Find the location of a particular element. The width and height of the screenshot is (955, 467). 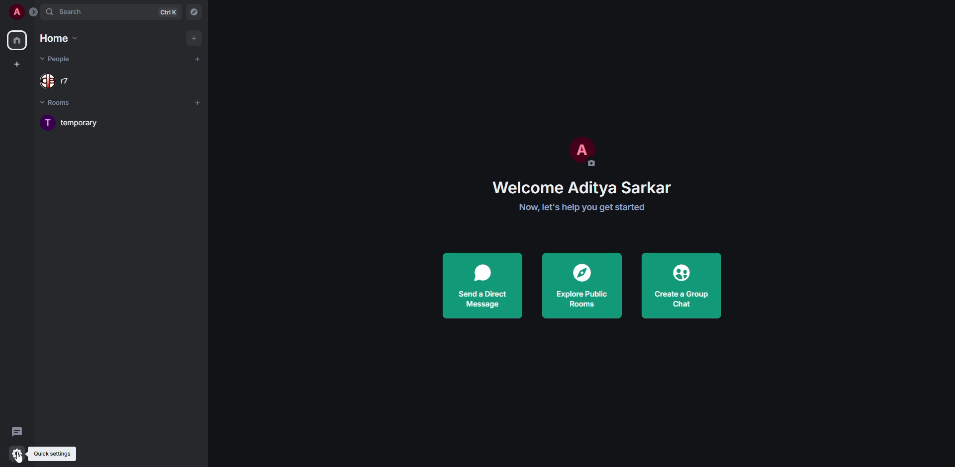

add is located at coordinates (198, 59).